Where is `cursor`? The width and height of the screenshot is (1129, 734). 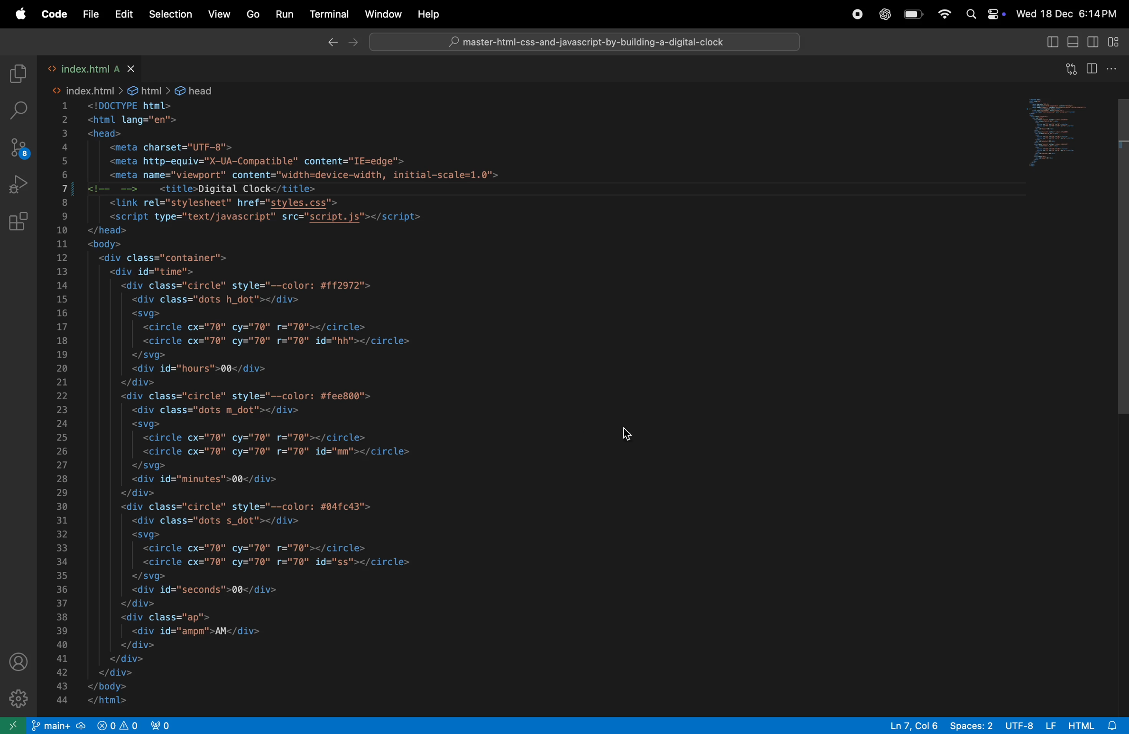 cursor is located at coordinates (630, 436).